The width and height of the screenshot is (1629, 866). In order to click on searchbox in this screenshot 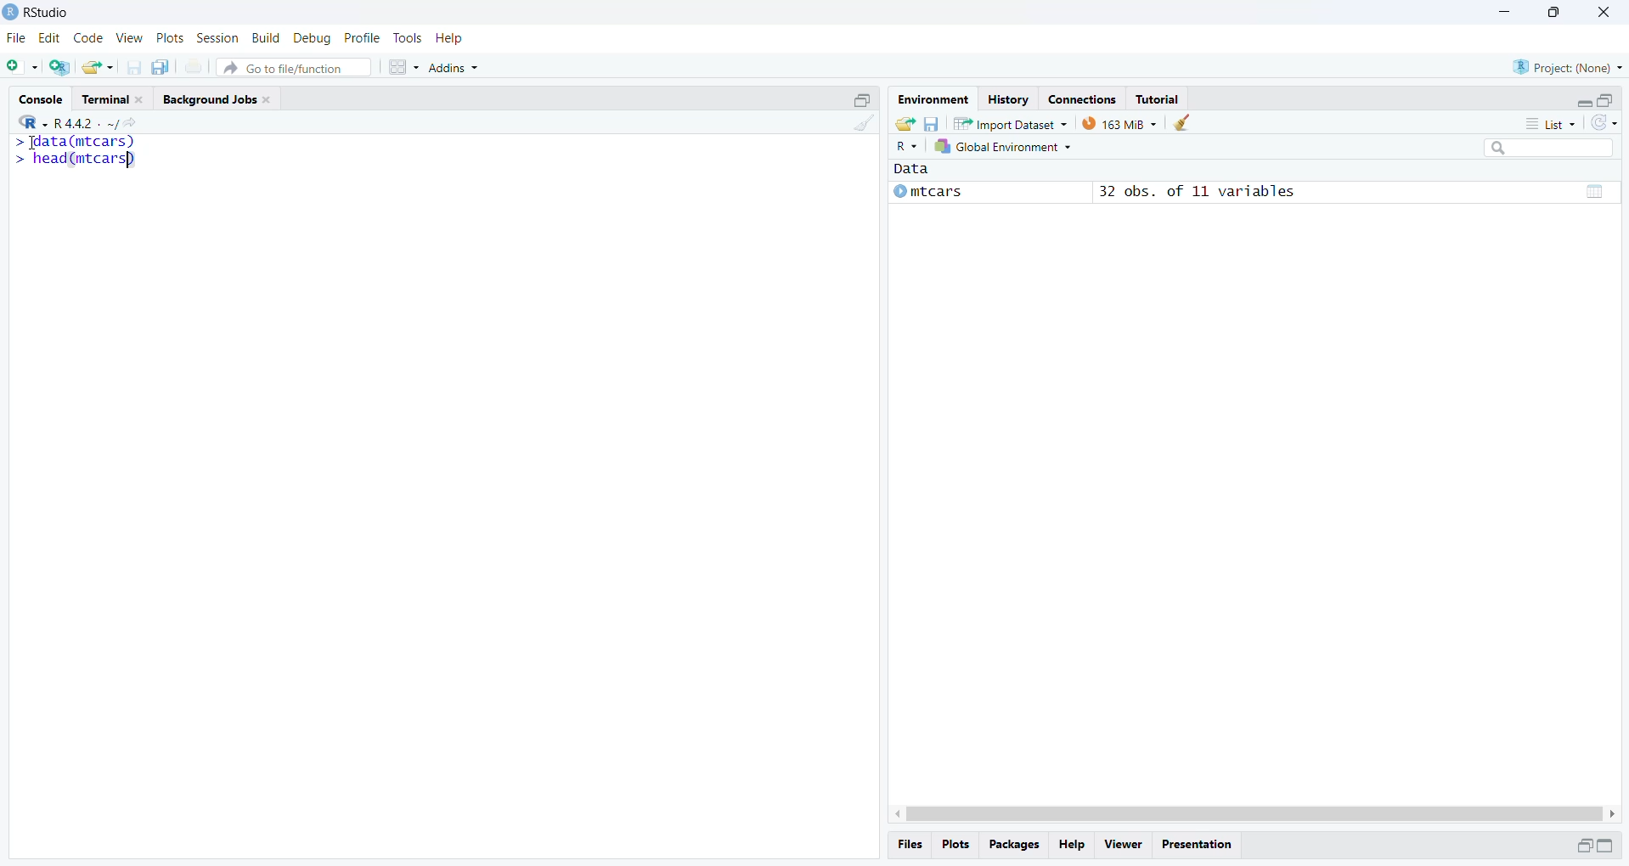, I will do `click(1550, 147)`.